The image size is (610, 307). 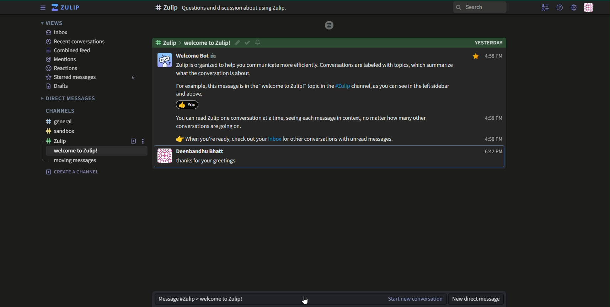 I want to click on menu, so click(x=42, y=8).